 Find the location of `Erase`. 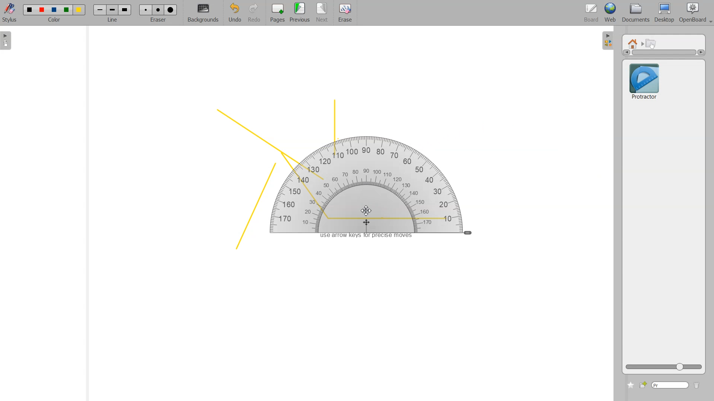

Erase is located at coordinates (158, 10).